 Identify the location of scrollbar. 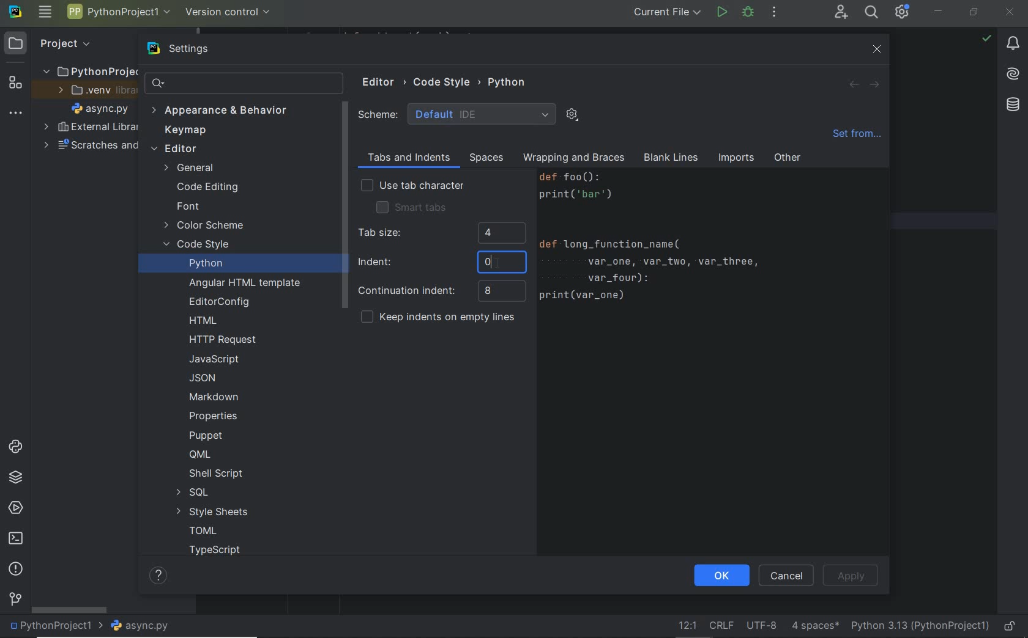
(343, 207).